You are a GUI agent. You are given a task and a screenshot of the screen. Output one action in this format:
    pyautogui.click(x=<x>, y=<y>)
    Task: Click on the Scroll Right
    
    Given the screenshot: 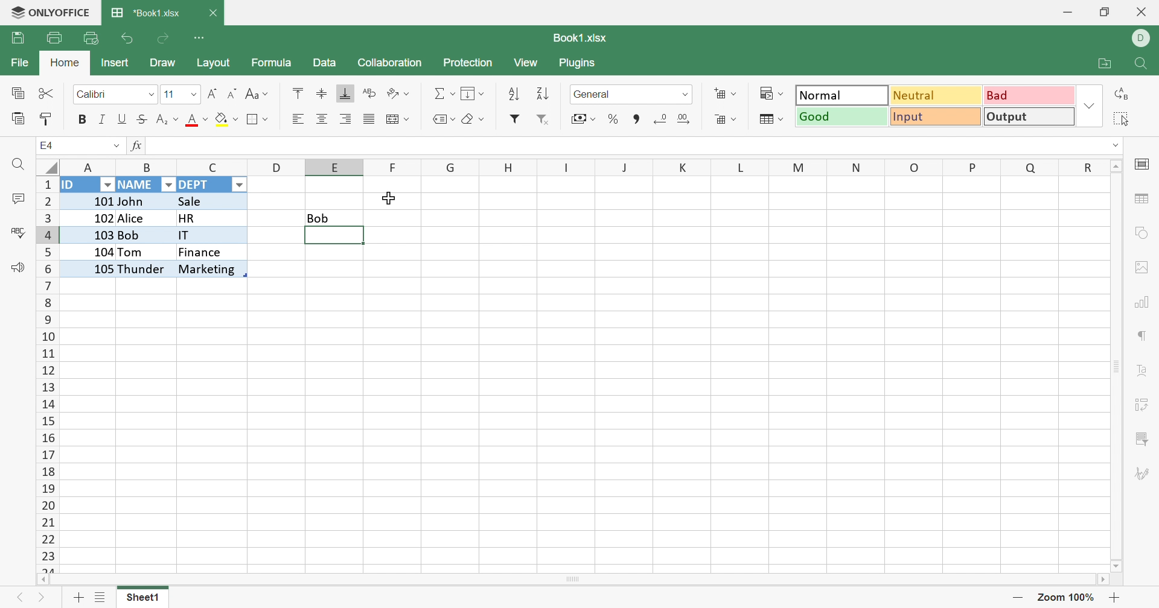 What is the action you would take?
    pyautogui.click(x=1100, y=579)
    